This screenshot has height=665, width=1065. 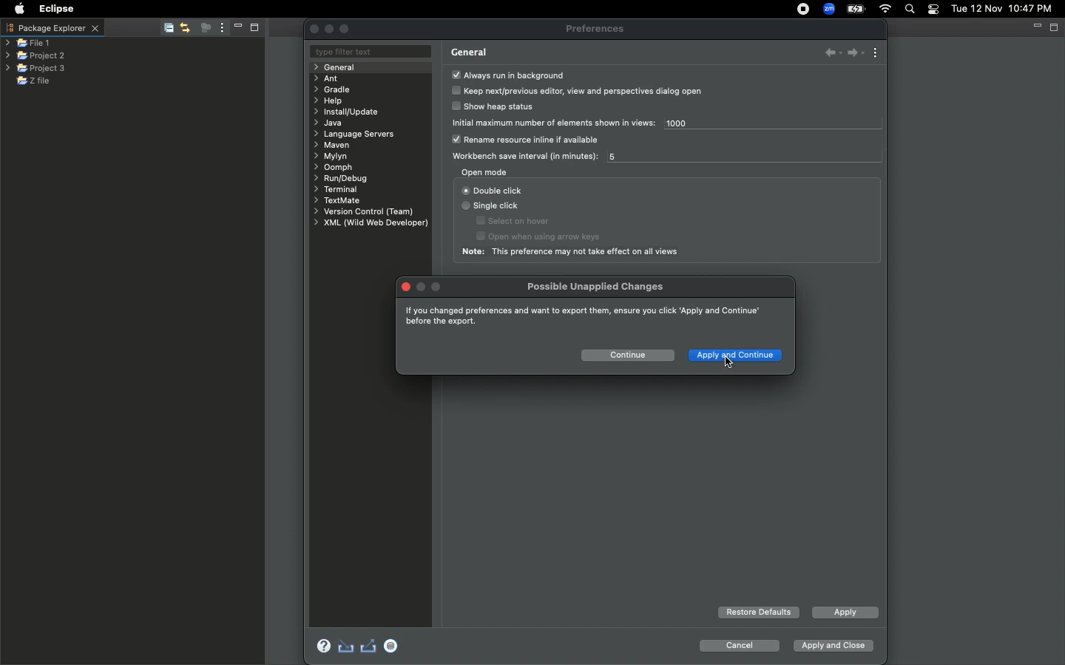 I want to click on Maximize, so click(x=1055, y=28).